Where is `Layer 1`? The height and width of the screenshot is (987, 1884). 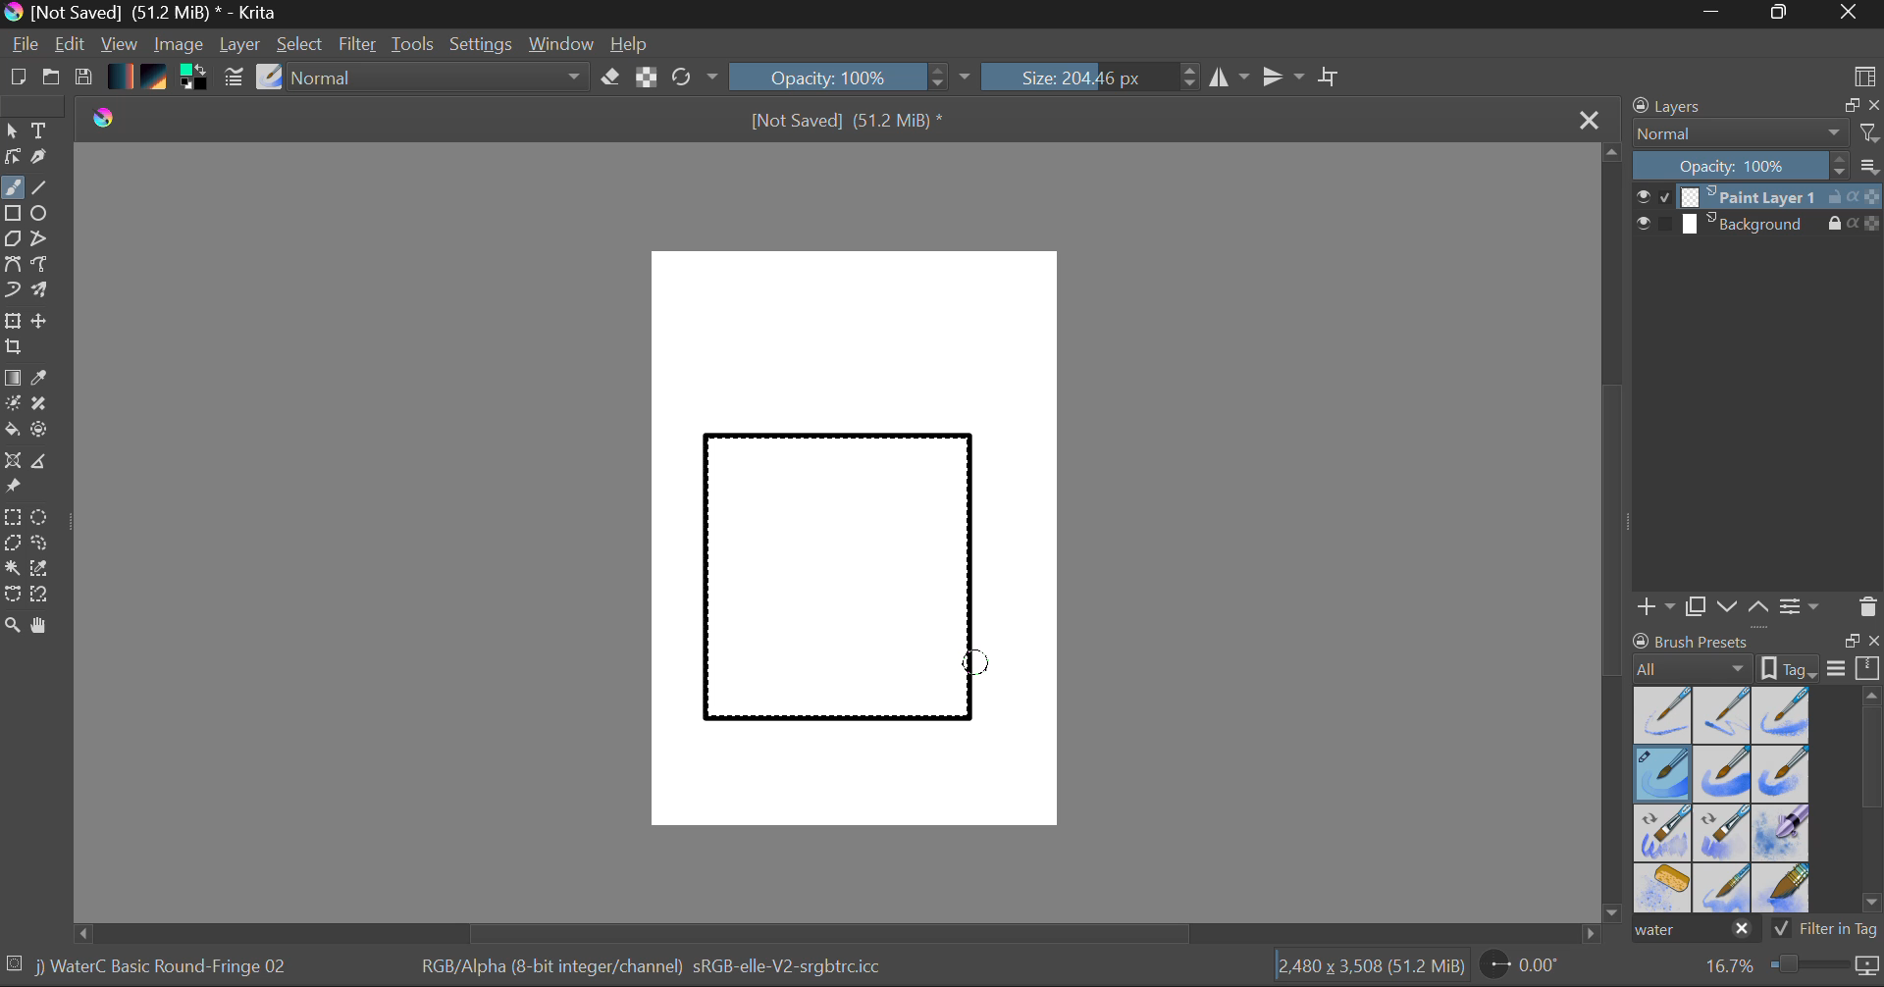 Layer 1 is located at coordinates (1759, 199).